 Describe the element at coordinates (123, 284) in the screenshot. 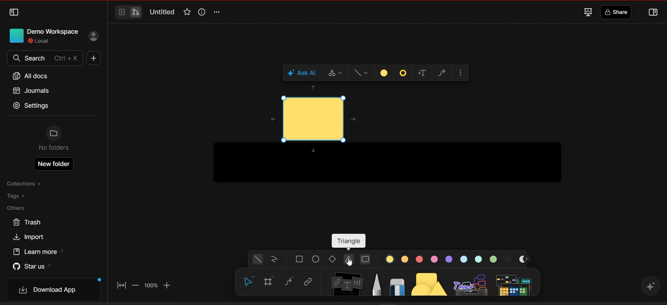

I see `fit to screen` at that location.